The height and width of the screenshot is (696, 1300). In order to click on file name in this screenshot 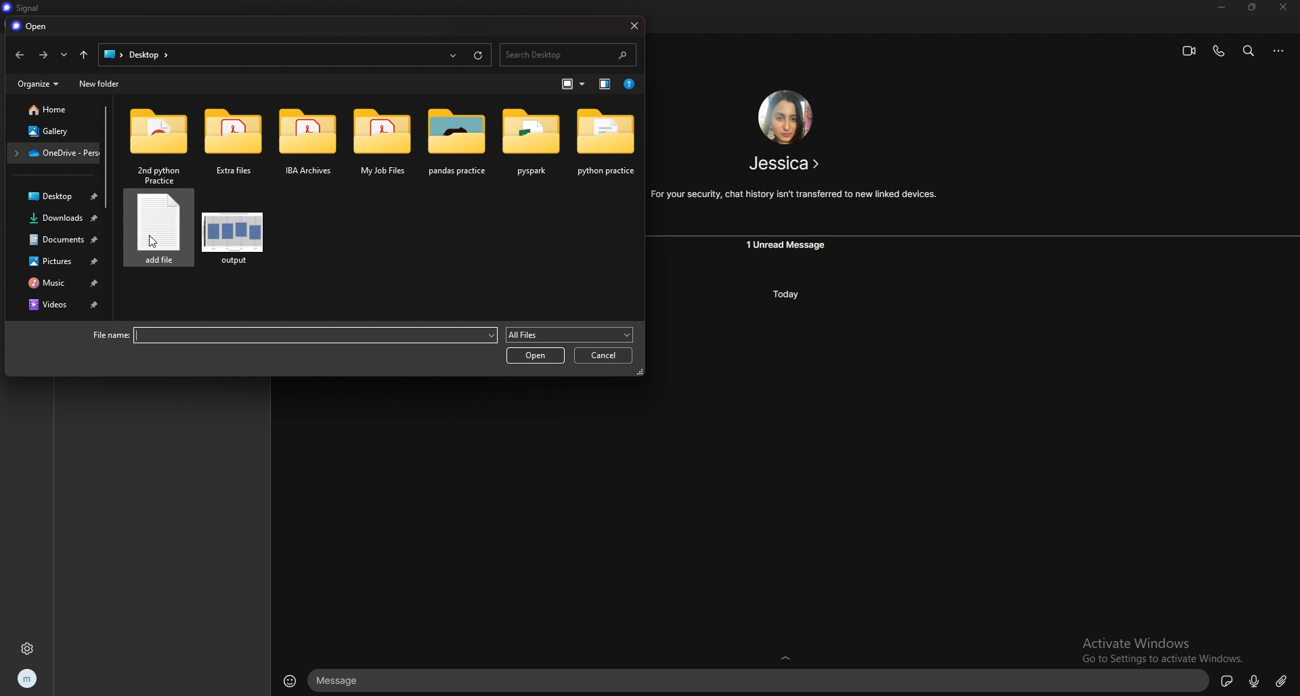, I will do `click(295, 335)`.